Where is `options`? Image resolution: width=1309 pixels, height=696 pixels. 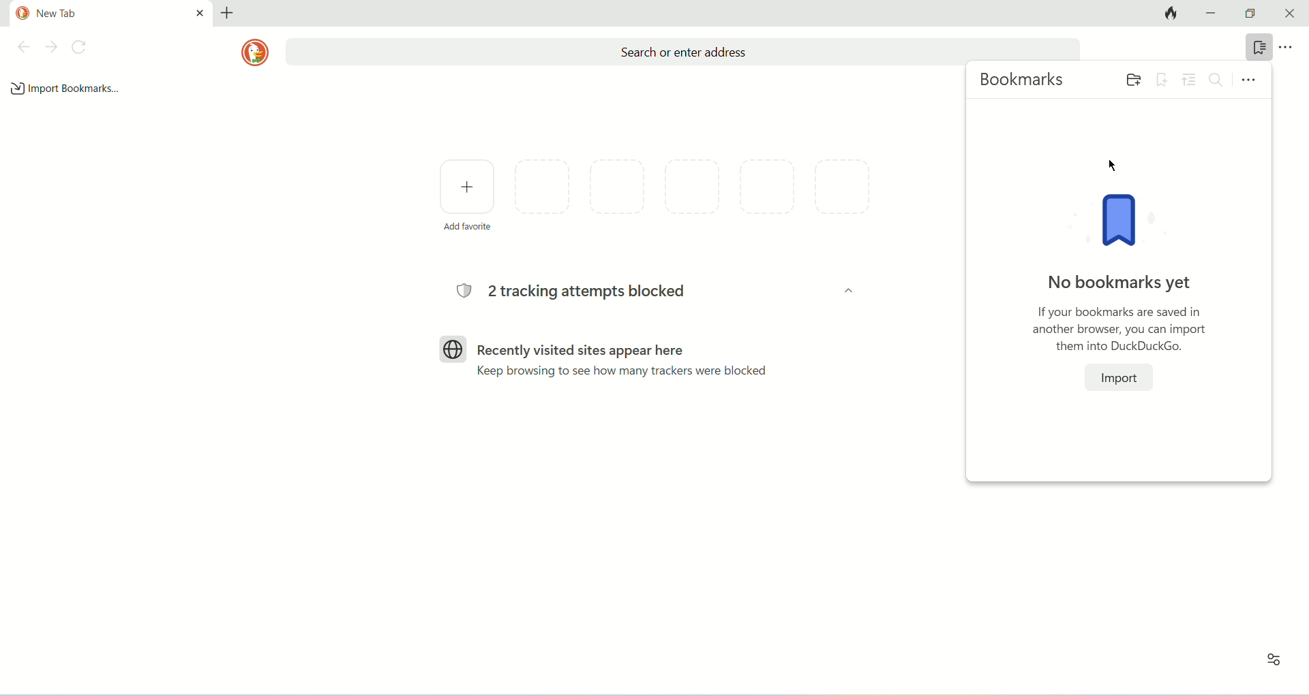
options is located at coordinates (1250, 78).